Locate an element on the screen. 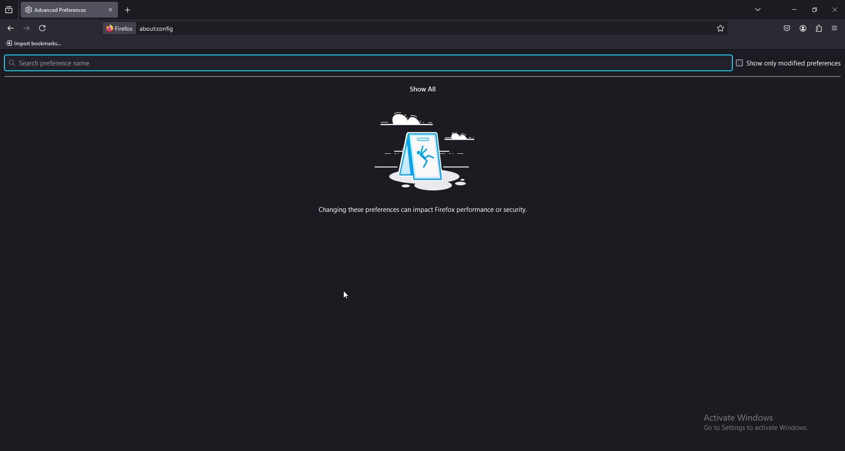  show all is located at coordinates (423, 89).